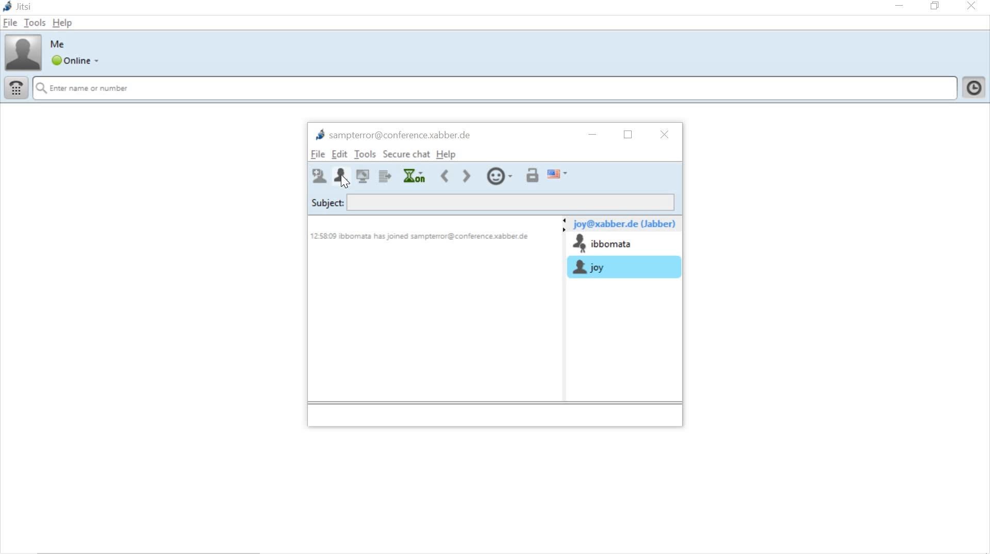 The width and height of the screenshot is (990, 554). What do you see at coordinates (10, 23) in the screenshot?
I see `file` at bounding box center [10, 23].